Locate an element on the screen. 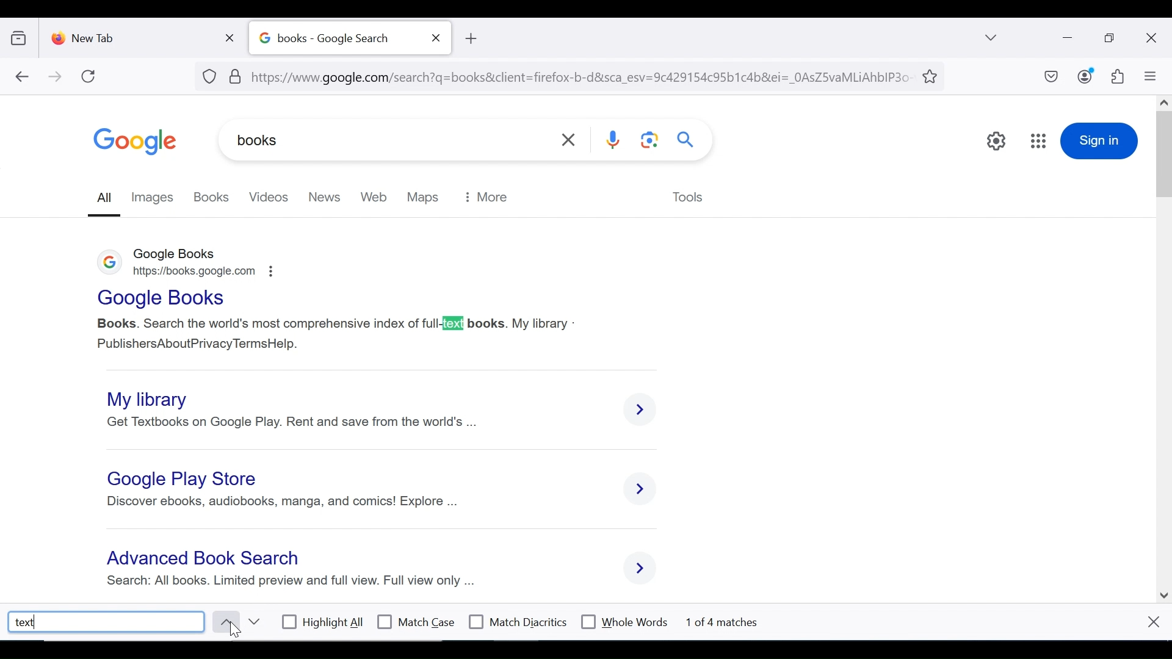  books is located at coordinates (212, 196).